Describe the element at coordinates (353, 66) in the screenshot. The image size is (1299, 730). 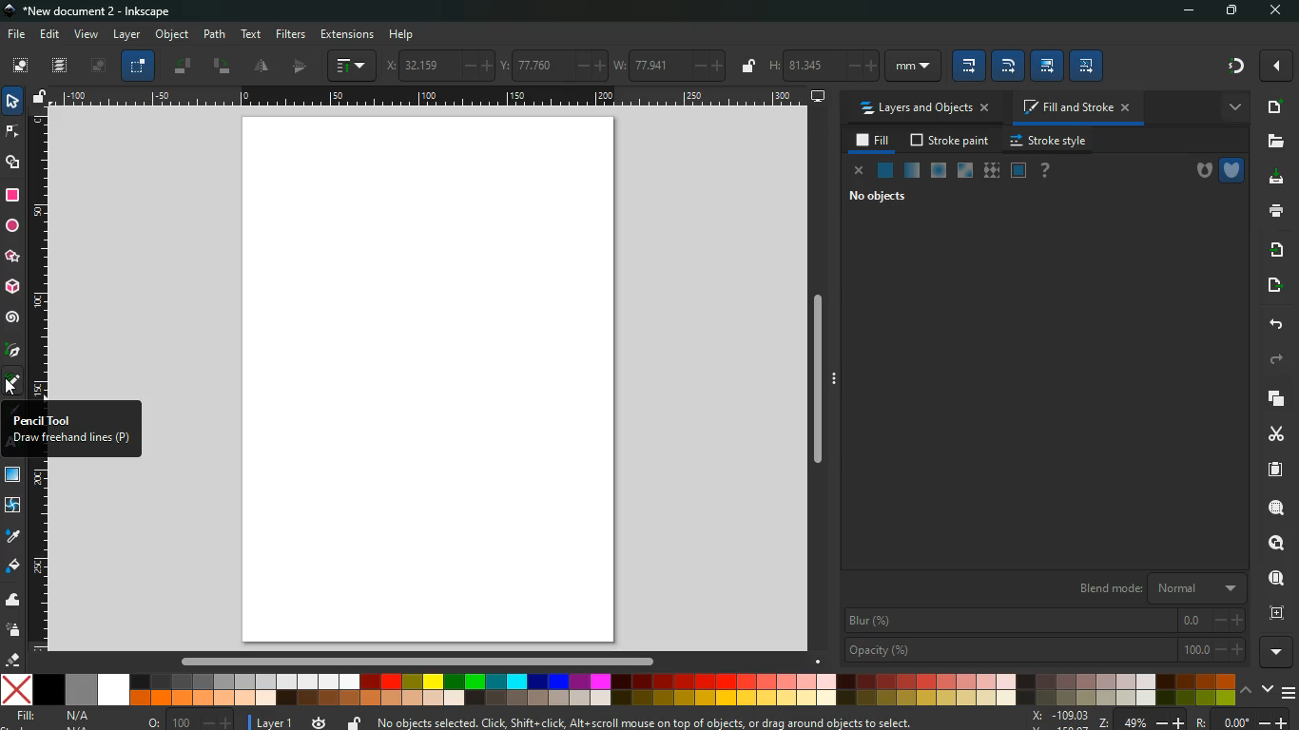
I see `graph` at that location.